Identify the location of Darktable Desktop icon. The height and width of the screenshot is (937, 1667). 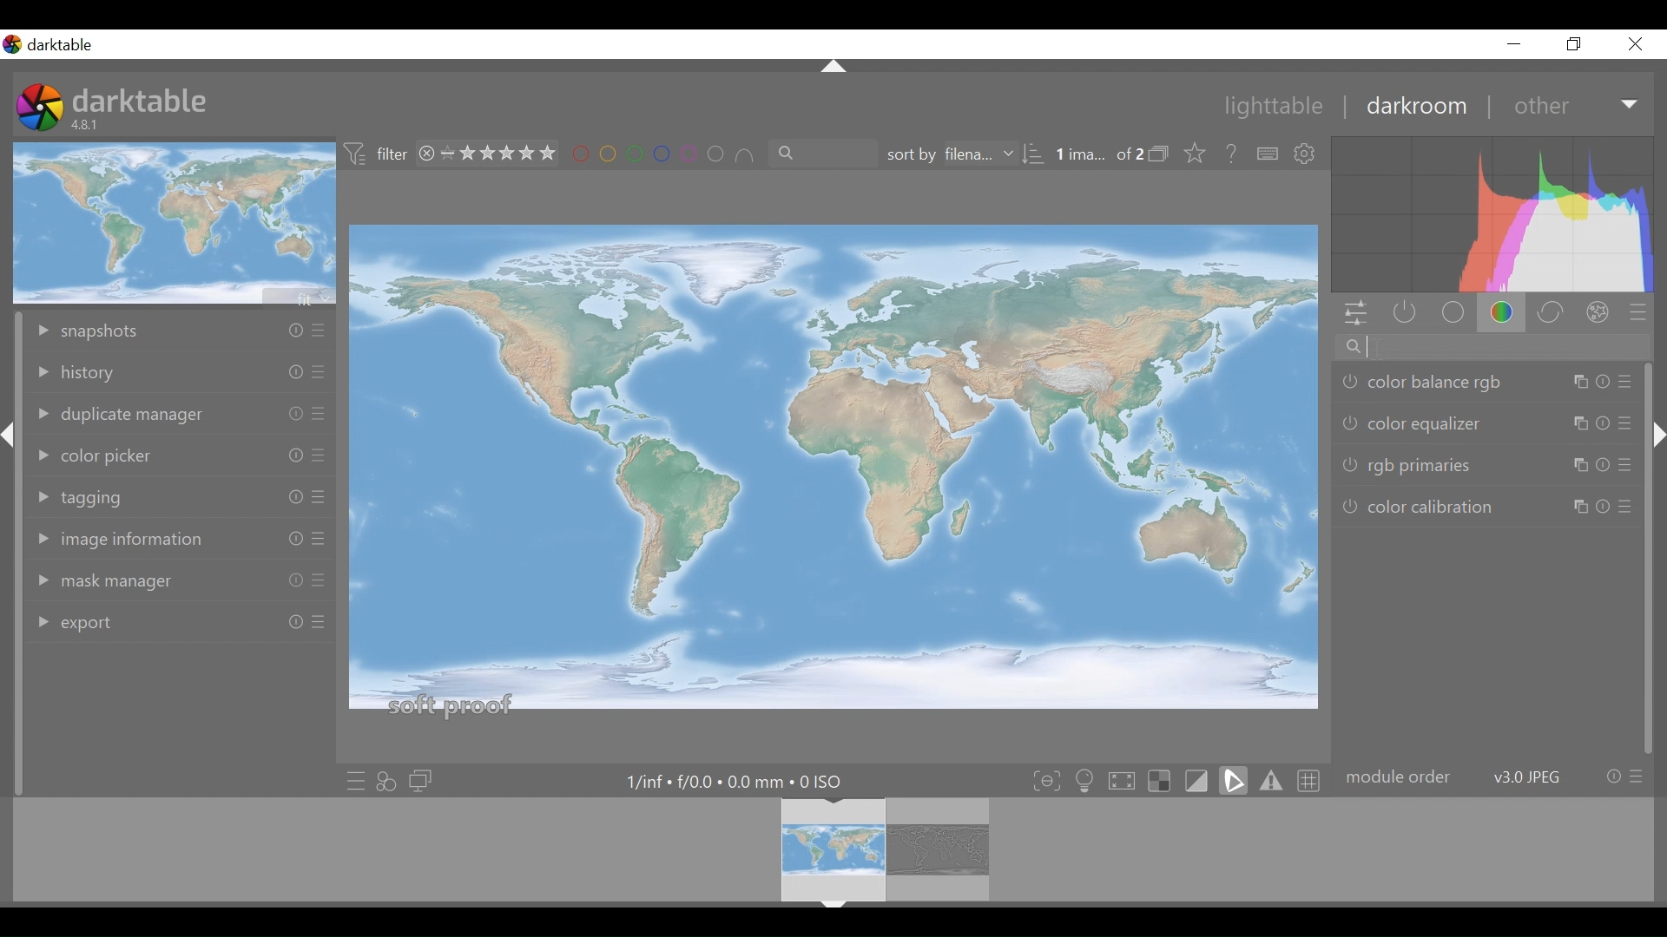
(39, 106).